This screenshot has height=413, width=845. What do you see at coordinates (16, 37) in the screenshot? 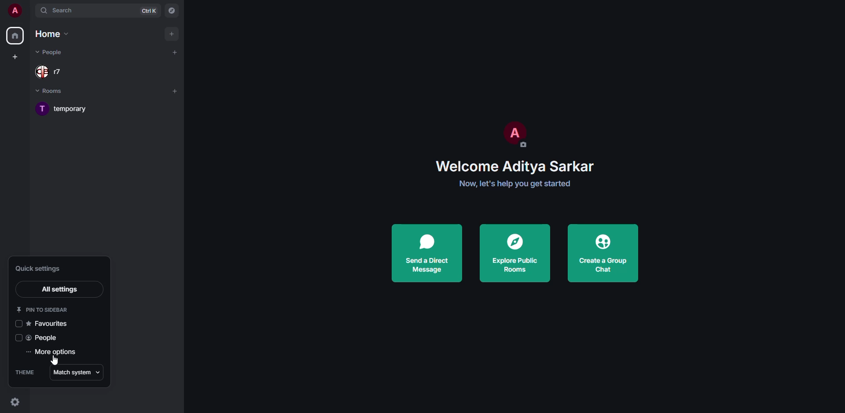
I see `home` at bounding box center [16, 37].